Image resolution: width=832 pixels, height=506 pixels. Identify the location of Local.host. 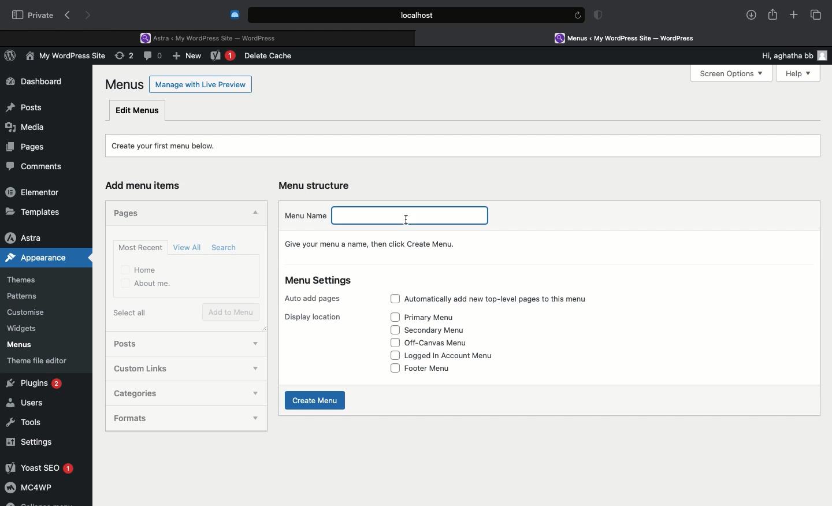
(417, 14).